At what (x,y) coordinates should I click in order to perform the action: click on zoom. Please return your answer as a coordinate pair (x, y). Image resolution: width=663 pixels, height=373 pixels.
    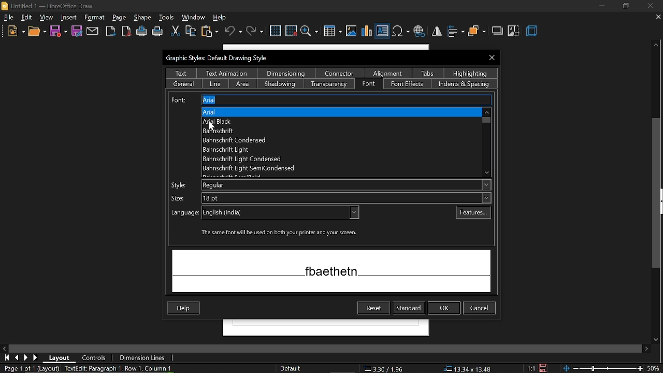
    Looking at the image, I should click on (310, 31).